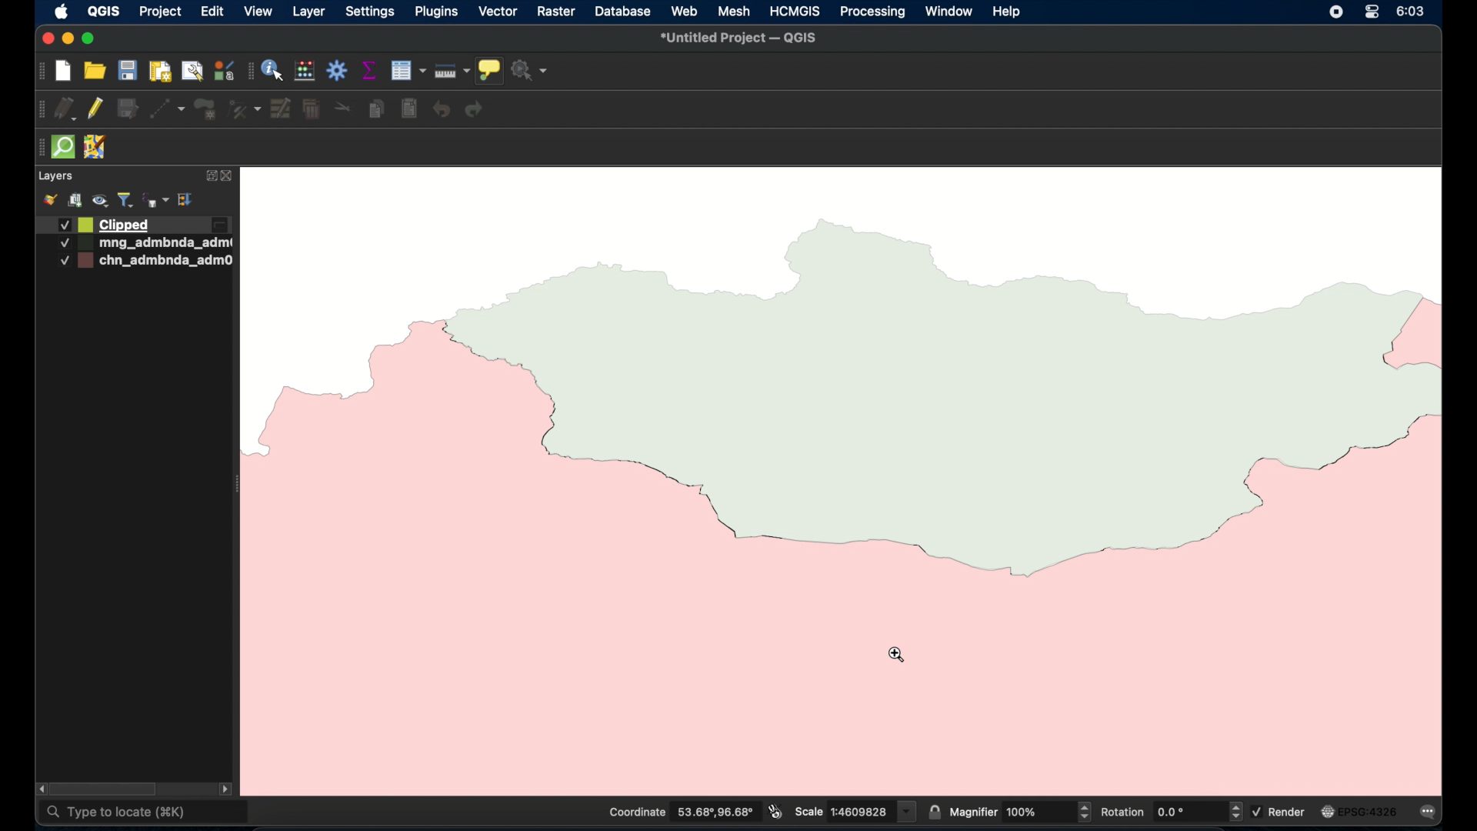  I want to click on minimize, so click(68, 39).